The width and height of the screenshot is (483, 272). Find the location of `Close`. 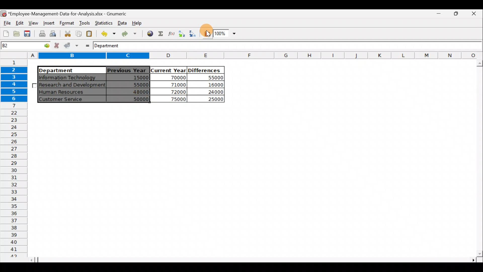

Close is located at coordinates (474, 14).